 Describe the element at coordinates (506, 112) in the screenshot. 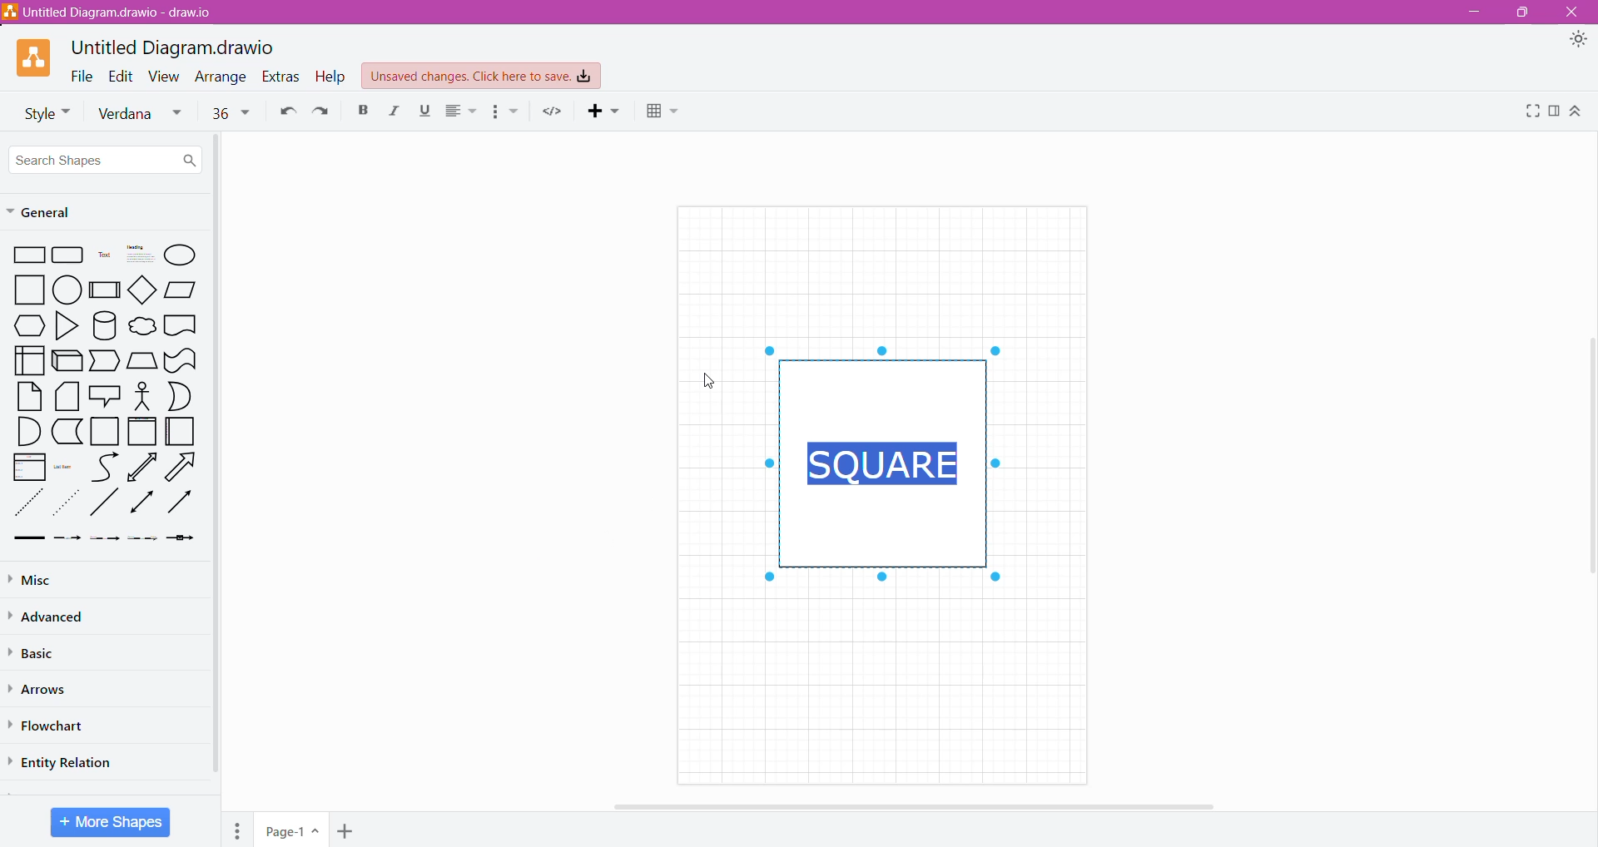

I see `Bullets` at that location.